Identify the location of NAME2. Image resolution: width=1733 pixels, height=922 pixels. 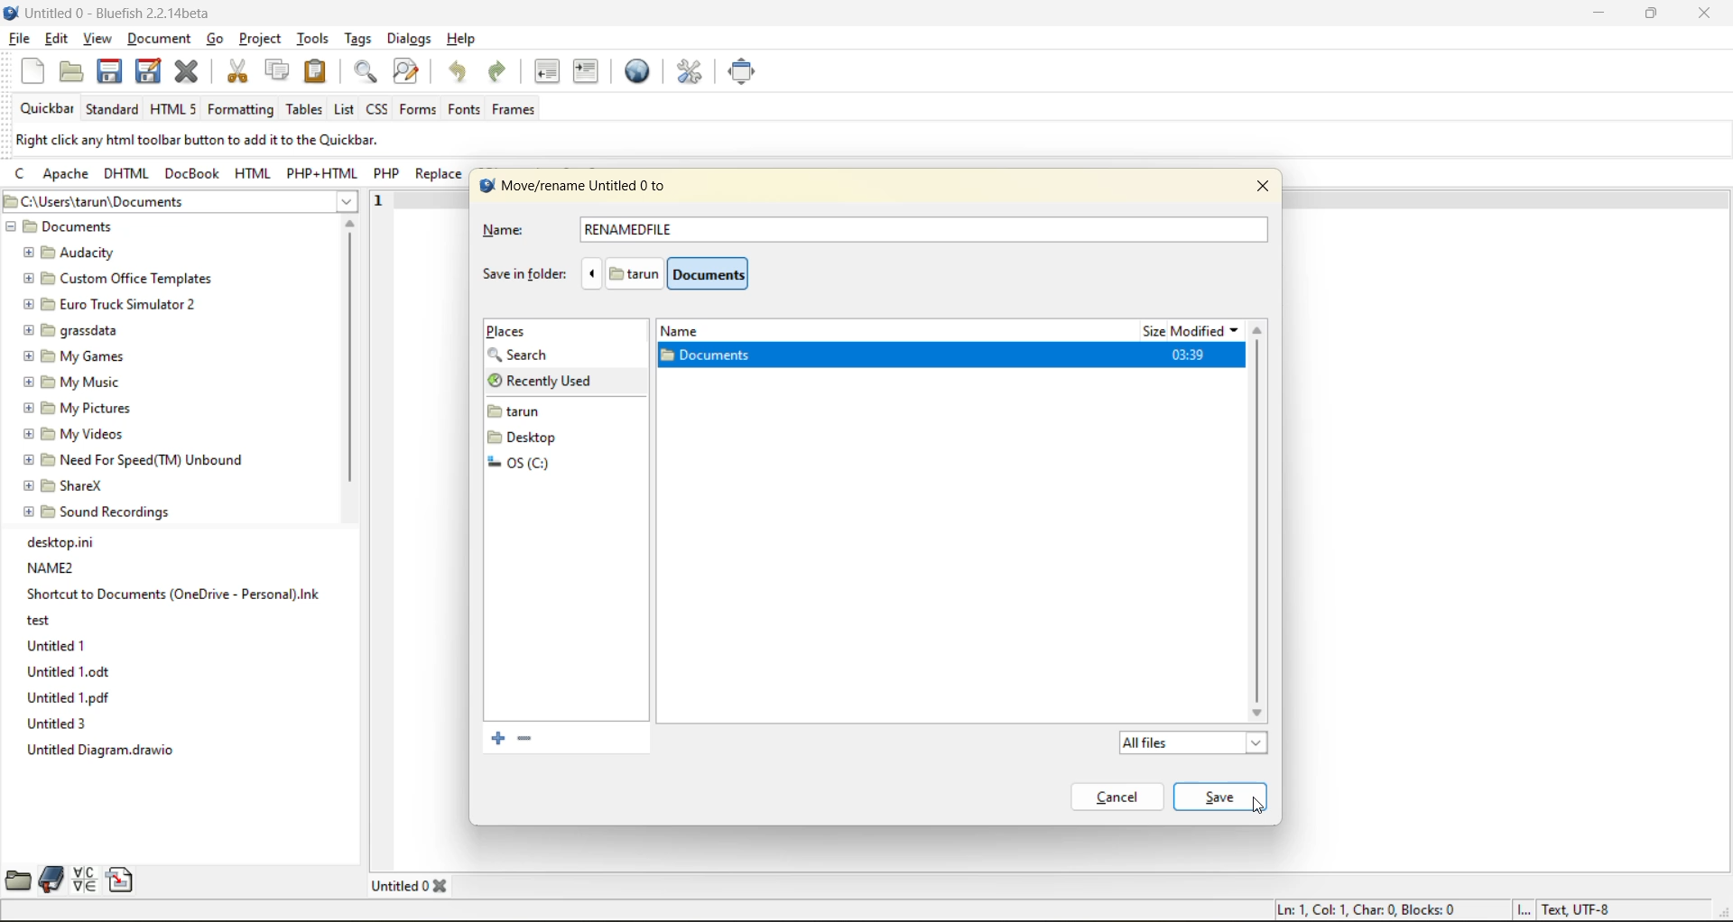
(56, 567).